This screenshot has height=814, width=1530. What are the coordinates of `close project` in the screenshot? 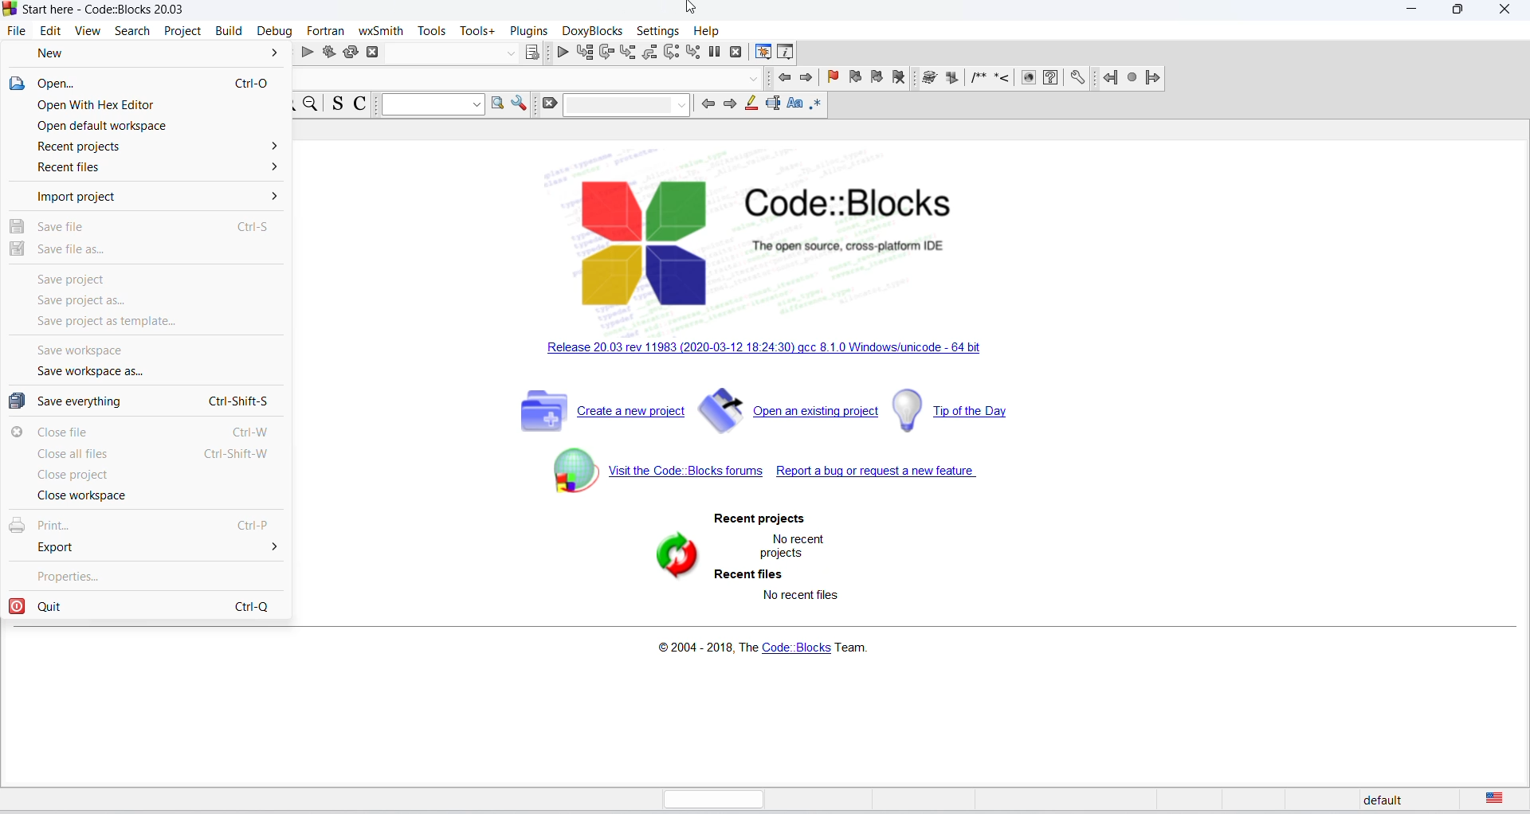 It's located at (146, 474).